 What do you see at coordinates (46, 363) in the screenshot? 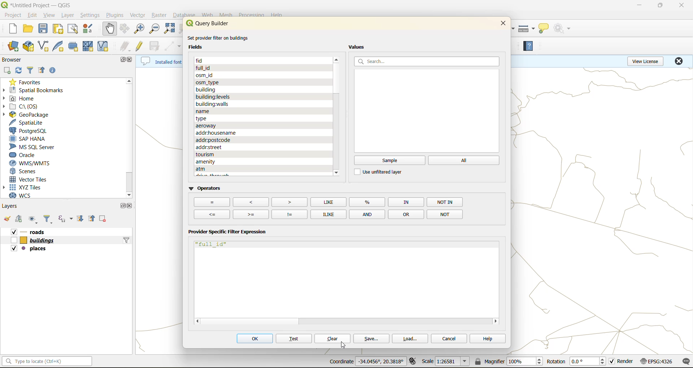
I see `status bar` at bounding box center [46, 363].